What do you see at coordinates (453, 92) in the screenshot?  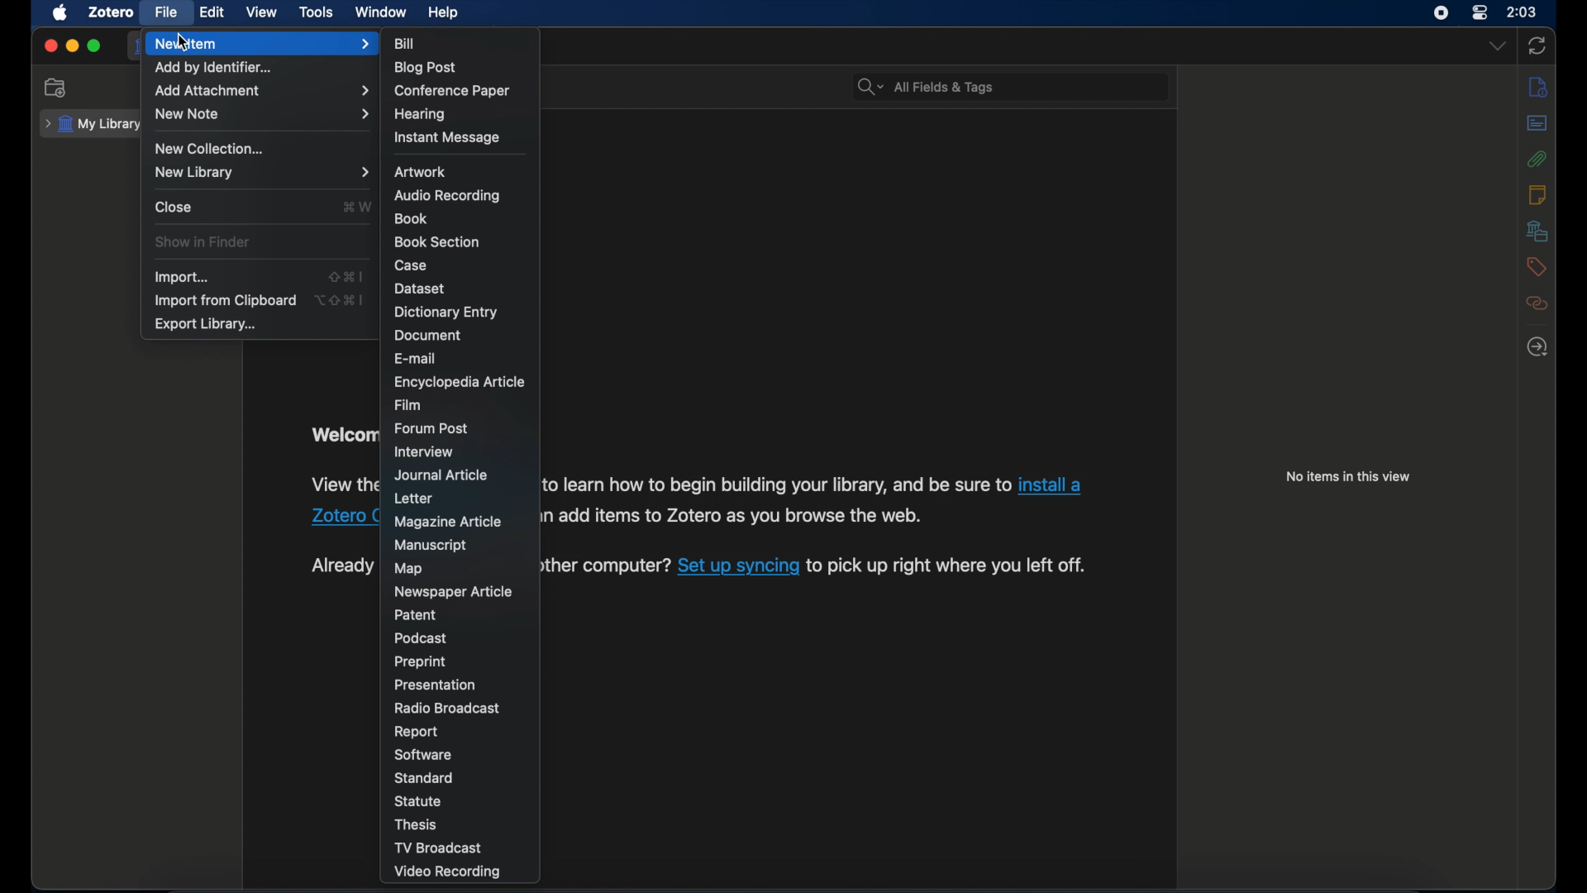 I see `conference paper` at bounding box center [453, 92].